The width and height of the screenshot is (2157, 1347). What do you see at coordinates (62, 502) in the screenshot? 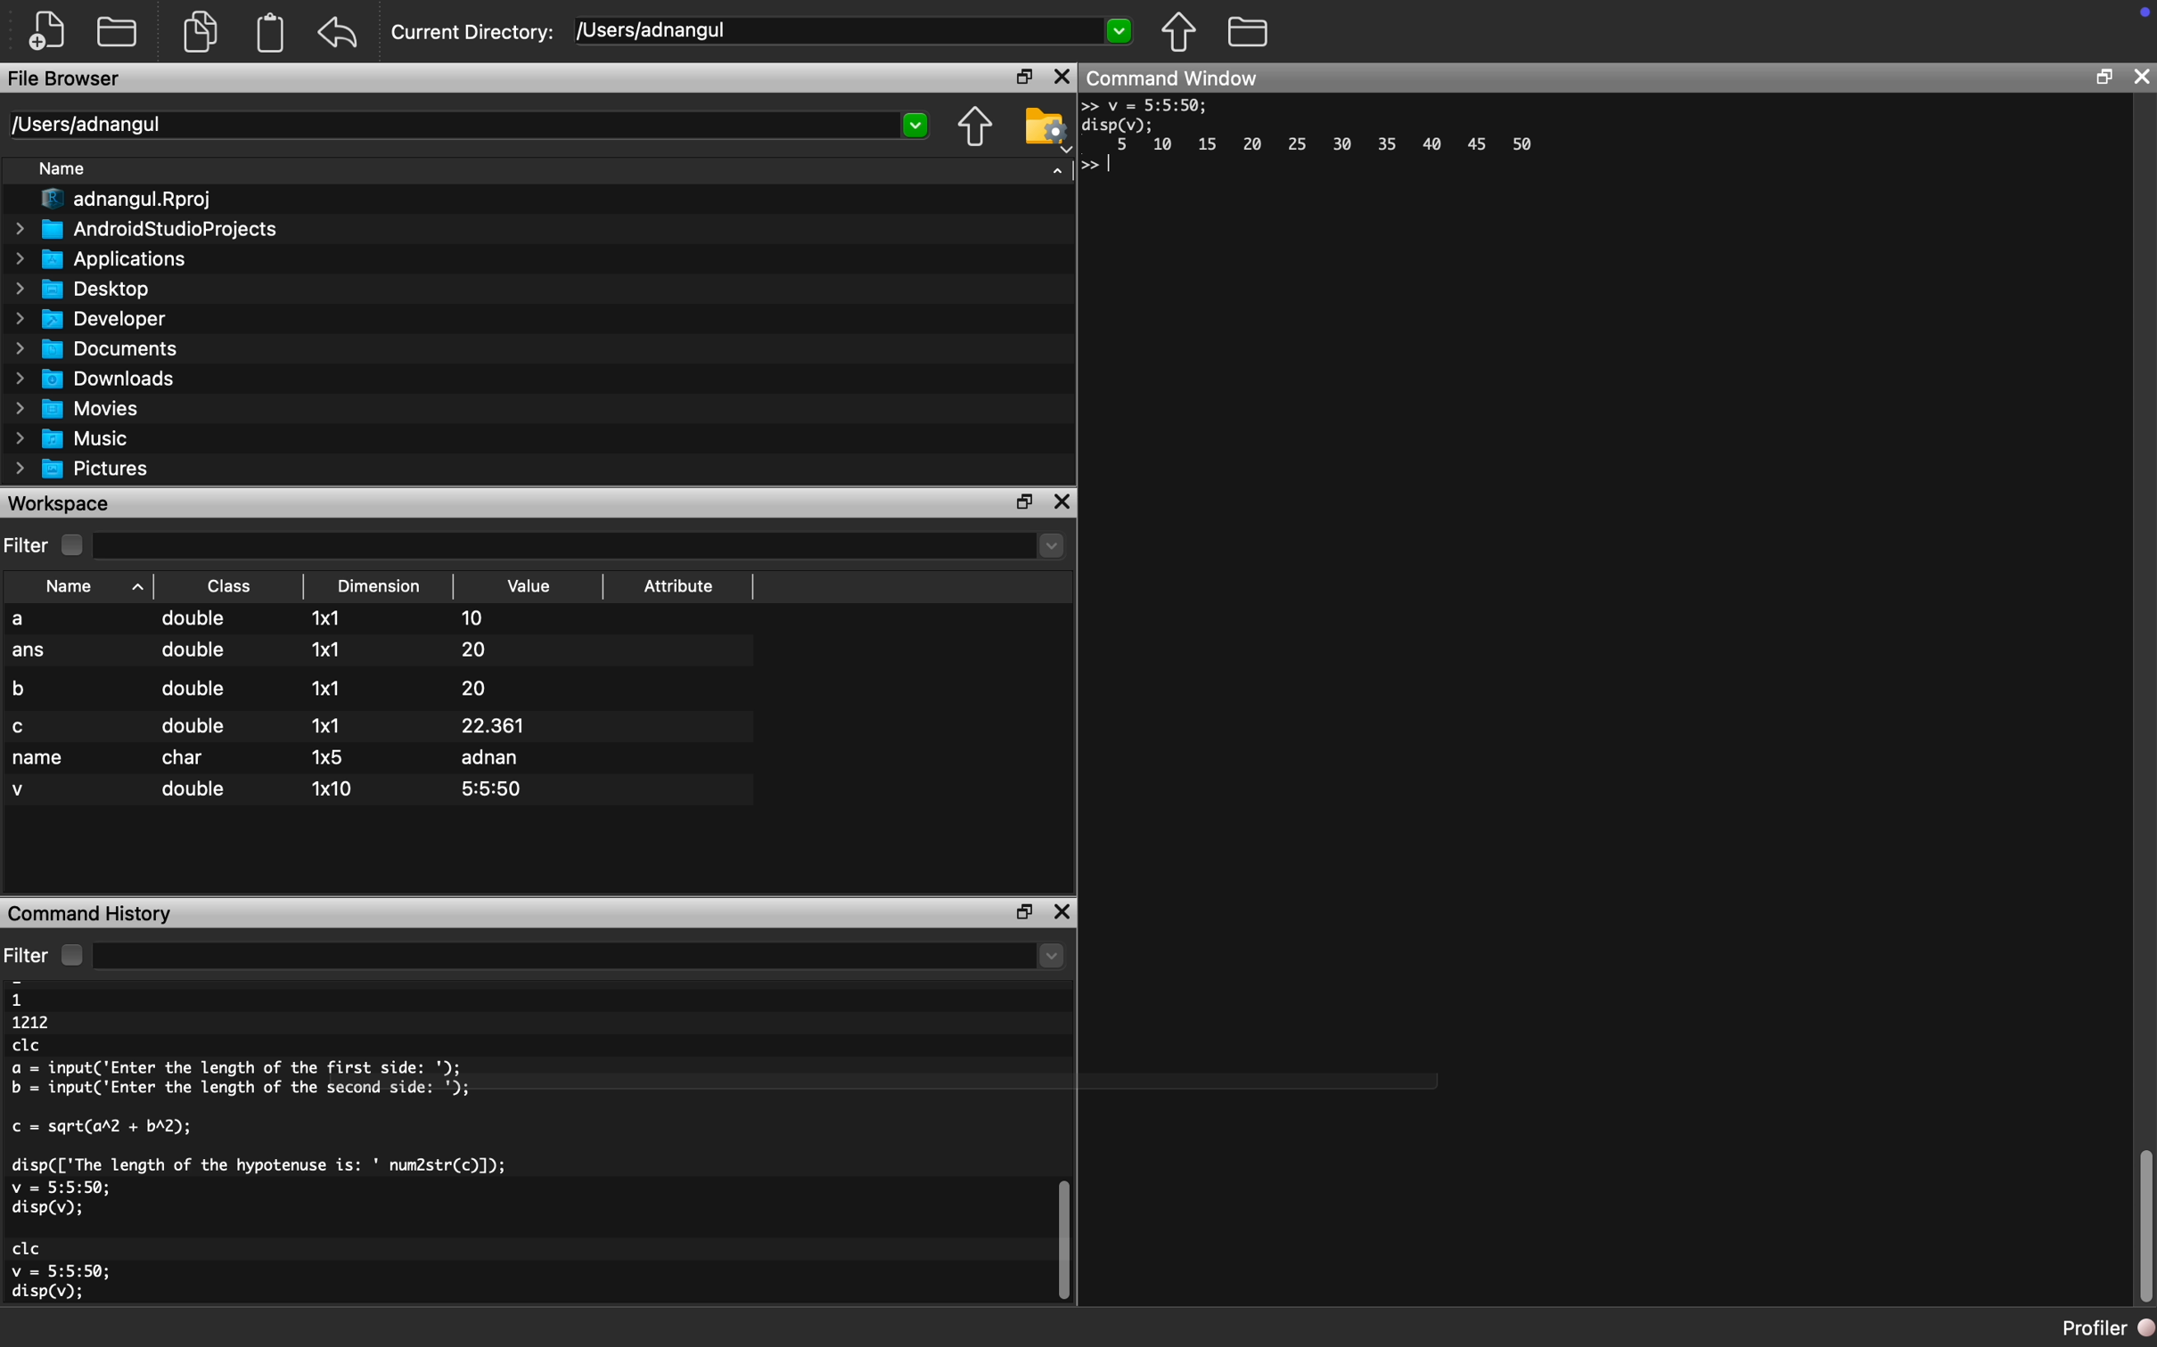
I see `Workspace` at bounding box center [62, 502].